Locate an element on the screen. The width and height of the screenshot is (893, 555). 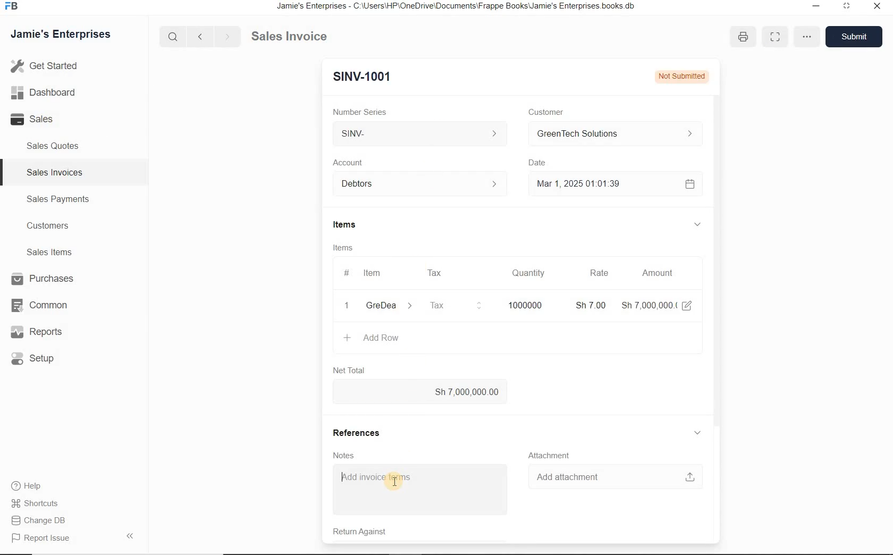
GreDea  is located at coordinates (387, 306).